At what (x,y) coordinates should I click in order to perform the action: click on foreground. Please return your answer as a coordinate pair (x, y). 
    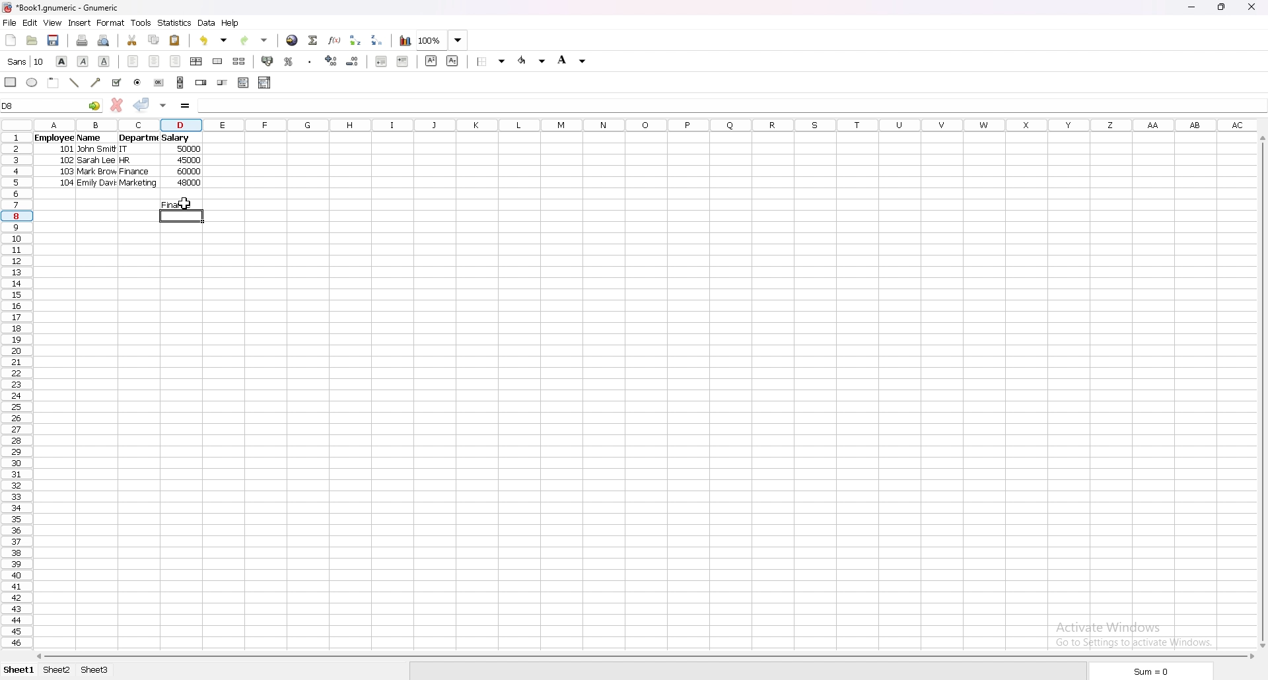
    Looking at the image, I should click on (532, 61).